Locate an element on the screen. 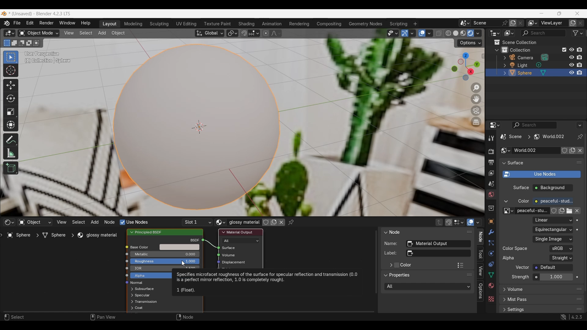 The height and width of the screenshot is (330, 587). Type of data to take shader from is located at coordinates (35, 222).